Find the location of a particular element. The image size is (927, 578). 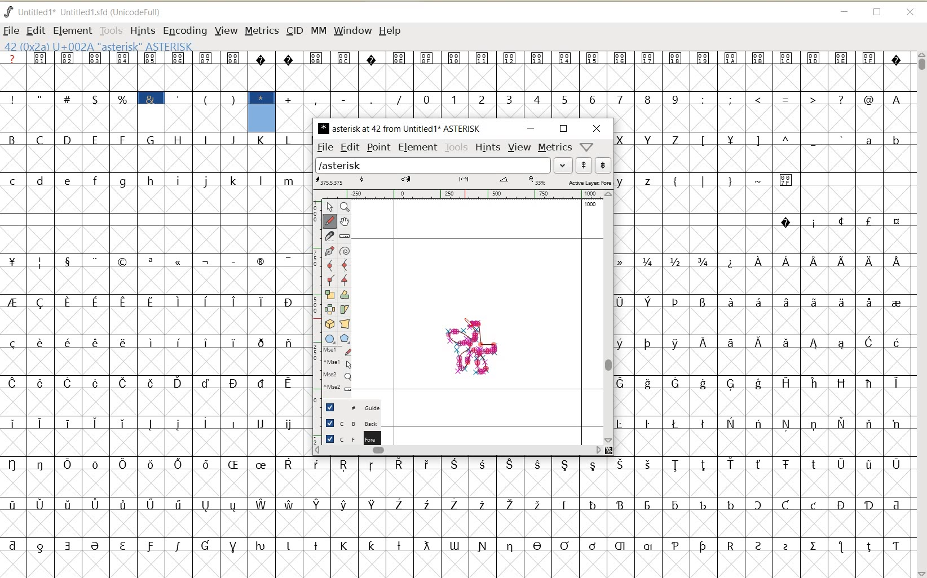

WINDOW is located at coordinates (352, 31).